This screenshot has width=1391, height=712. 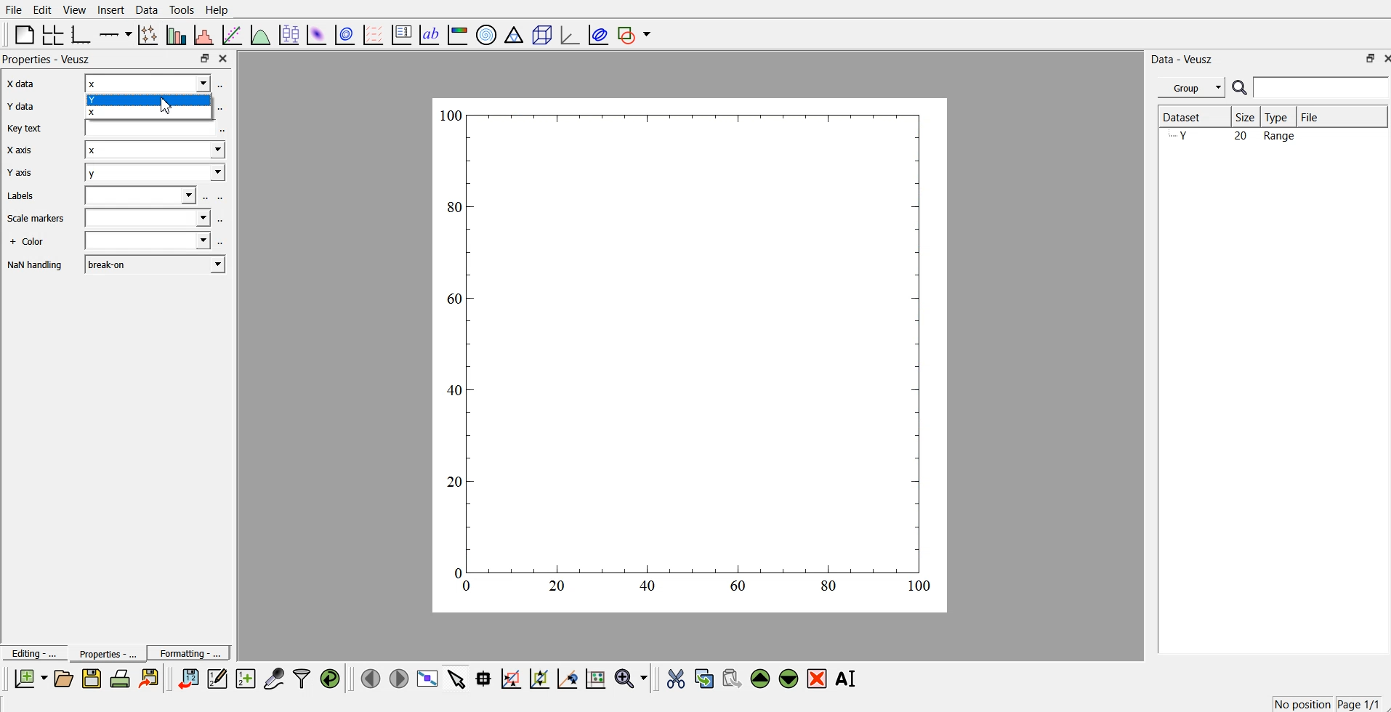 I want to click on click to reset graph axes, so click(x=597, y=677).